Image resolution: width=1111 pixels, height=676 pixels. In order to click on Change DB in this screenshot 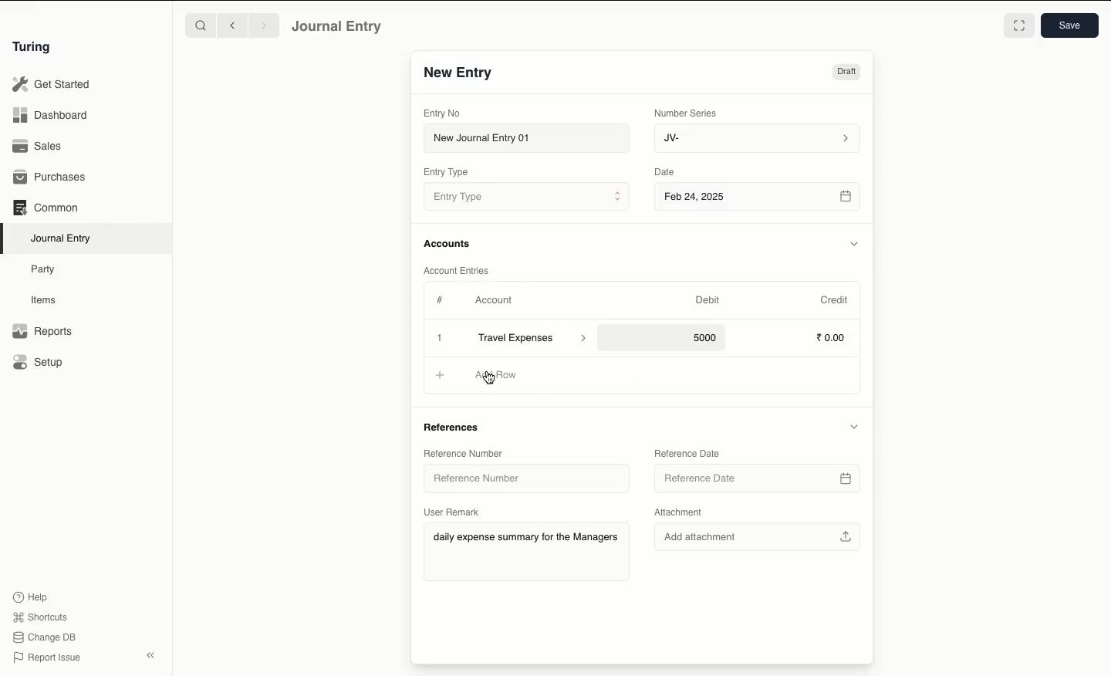, I will do `click(44, 637)`.